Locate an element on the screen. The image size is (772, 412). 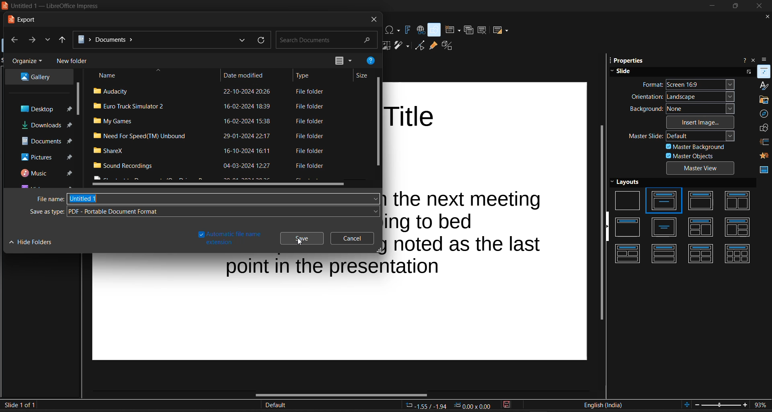
master objects is located at coordinates (700, 155).